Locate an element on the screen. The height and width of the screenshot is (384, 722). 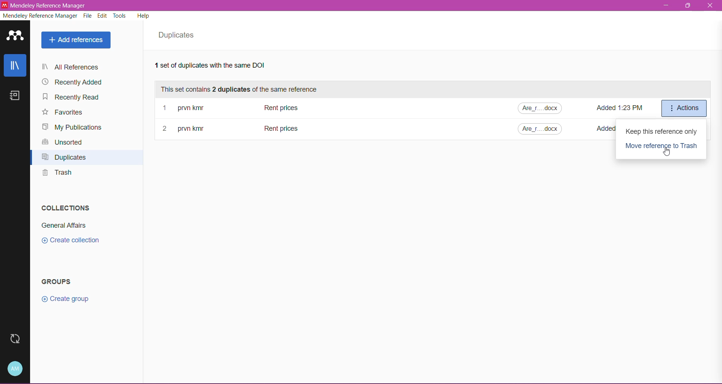
Account and Help is located at coordinates (16, 368).